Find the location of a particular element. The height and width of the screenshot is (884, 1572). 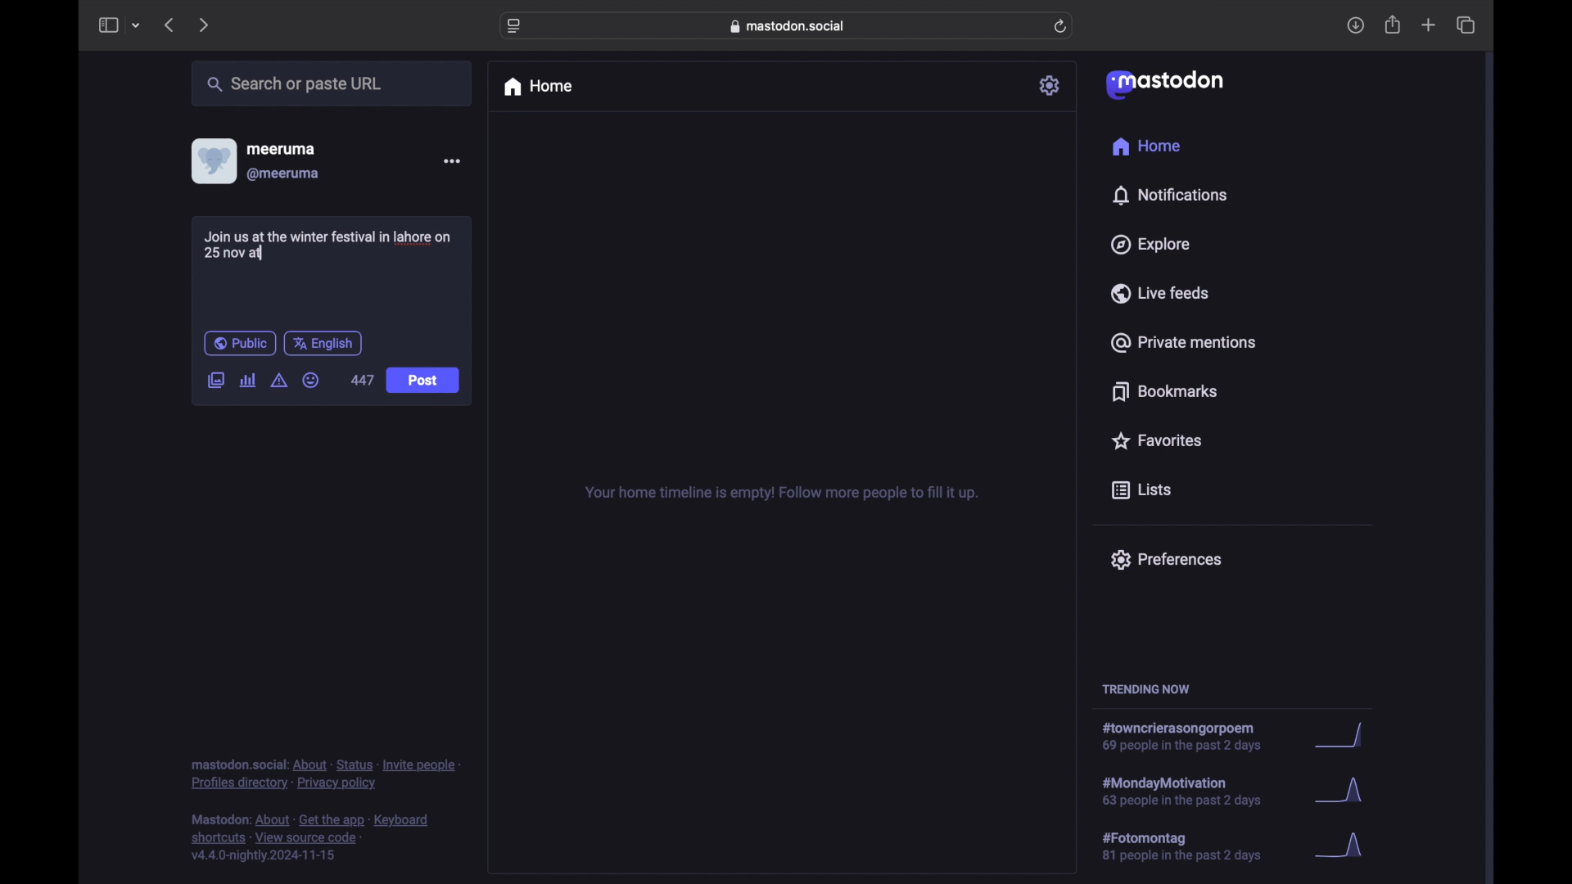

add  poll is located at coordinates (247, 380).